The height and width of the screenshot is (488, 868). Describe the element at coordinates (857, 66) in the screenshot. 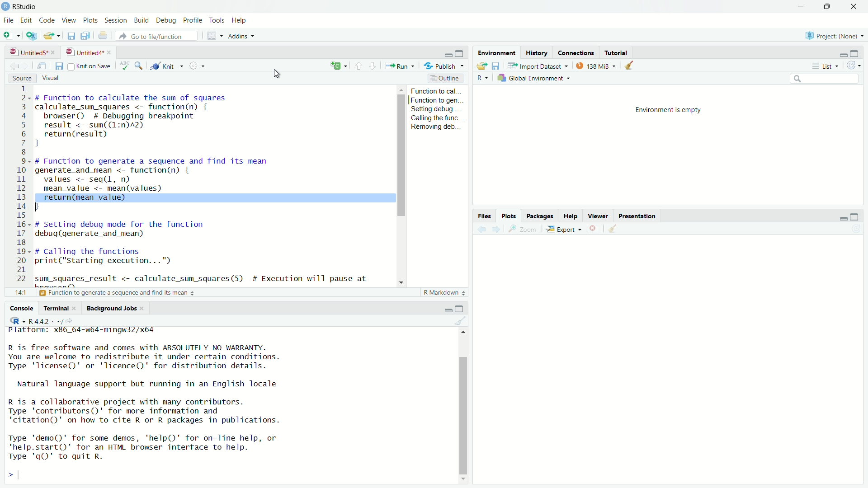

I see `refresh the list of objects` at that location.